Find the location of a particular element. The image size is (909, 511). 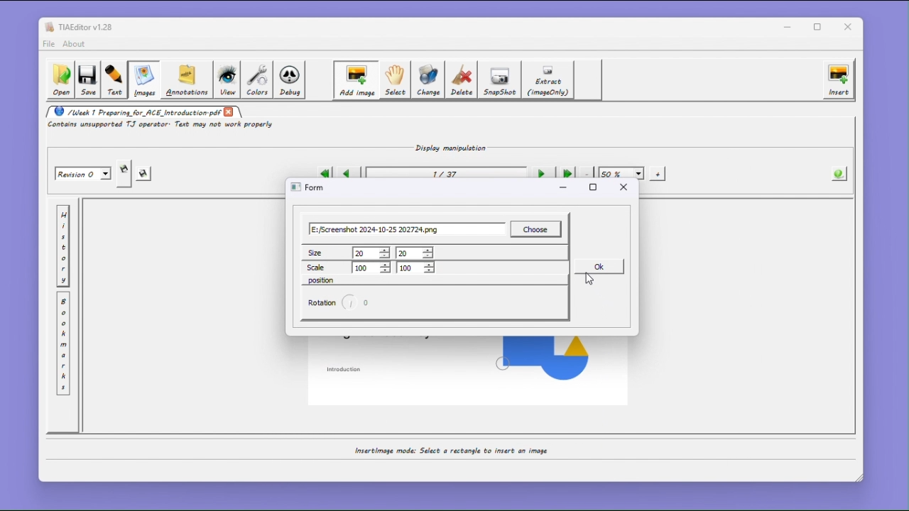

position is located at coordinates (322, 280).